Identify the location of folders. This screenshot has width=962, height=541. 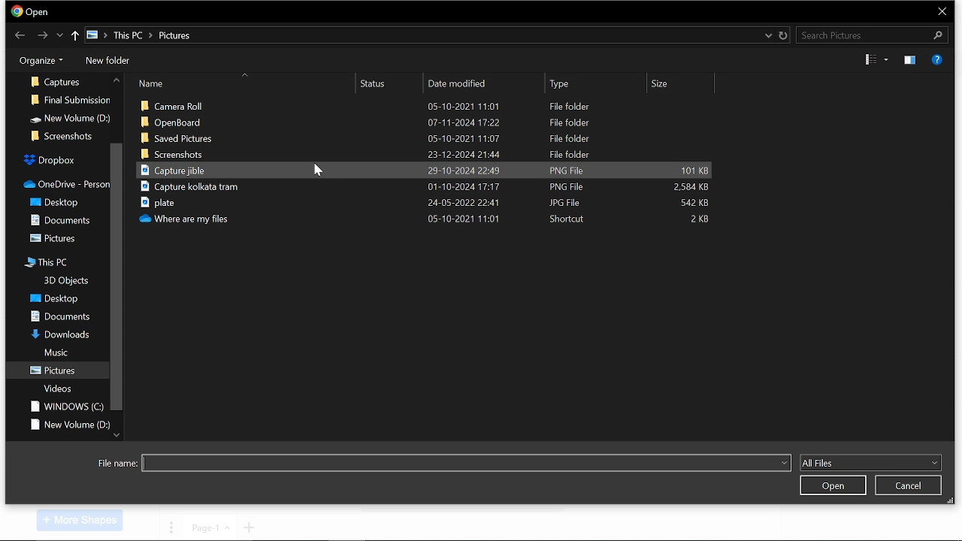
(64, 279).